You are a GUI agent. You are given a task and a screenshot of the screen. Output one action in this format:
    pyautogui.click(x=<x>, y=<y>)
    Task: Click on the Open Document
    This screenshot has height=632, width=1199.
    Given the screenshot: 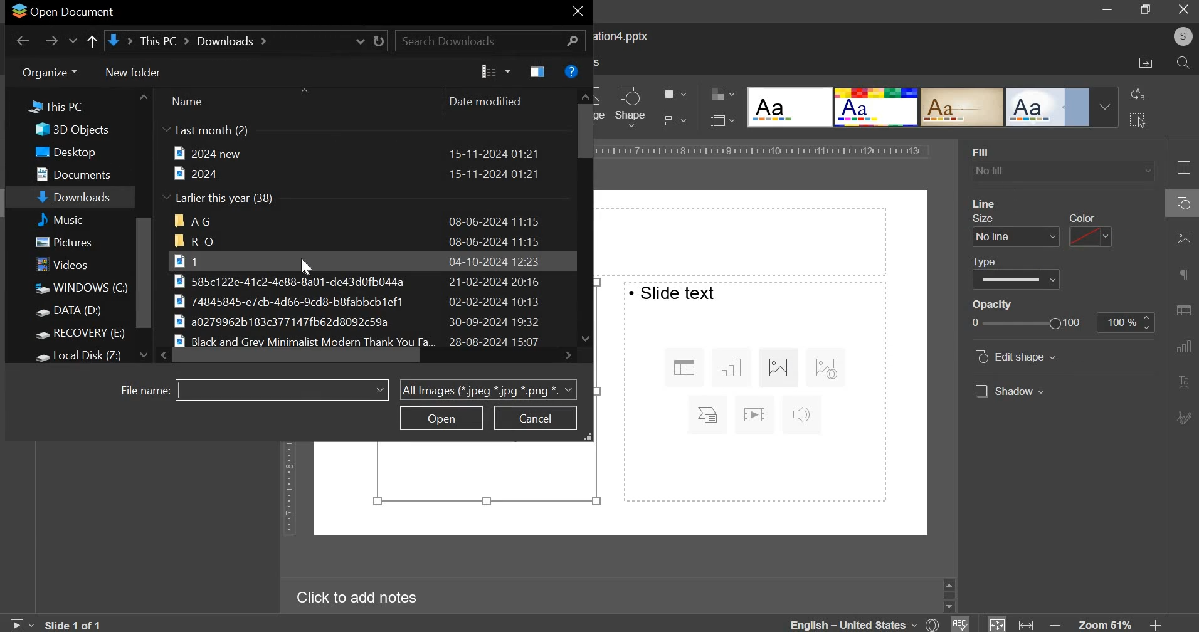 What is the action you would take?
    pyautogui.click(x=64, y=12)
    